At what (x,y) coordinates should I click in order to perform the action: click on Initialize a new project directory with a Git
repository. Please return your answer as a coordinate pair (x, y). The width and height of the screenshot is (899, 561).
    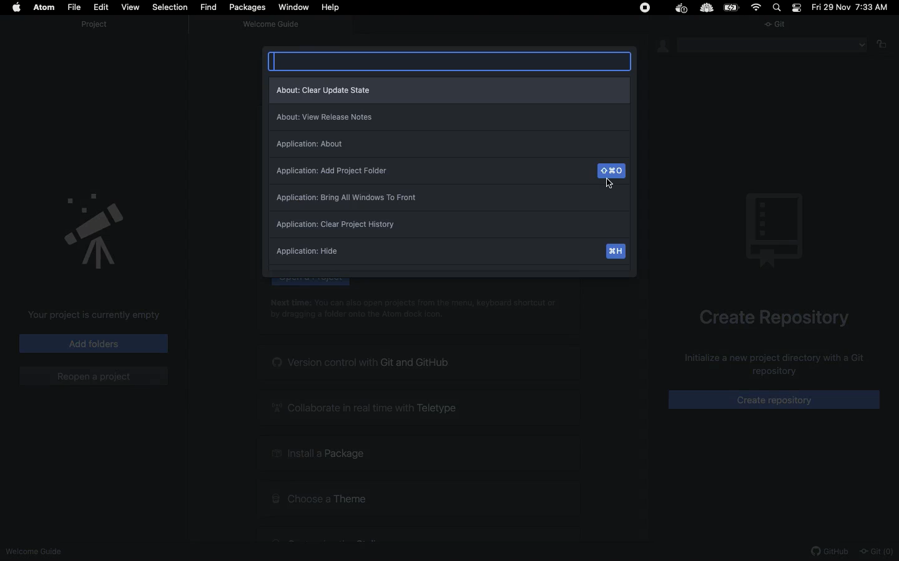
    Looking at the image, I should click on (767, 365).